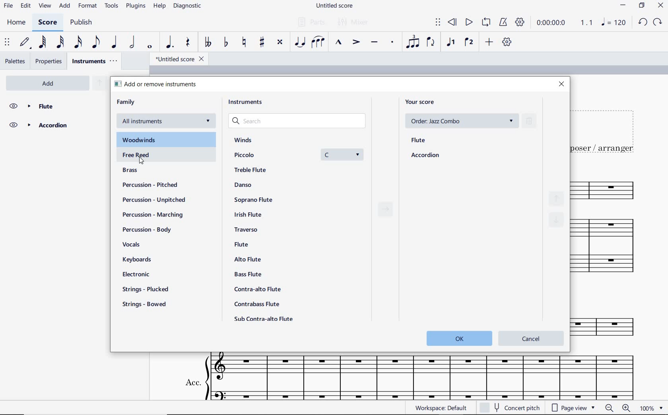 The width and height of the screenshot is (668, 415). Describe the element at coordinates (147, 244) in the screenshot. I see `vocals` at that location.